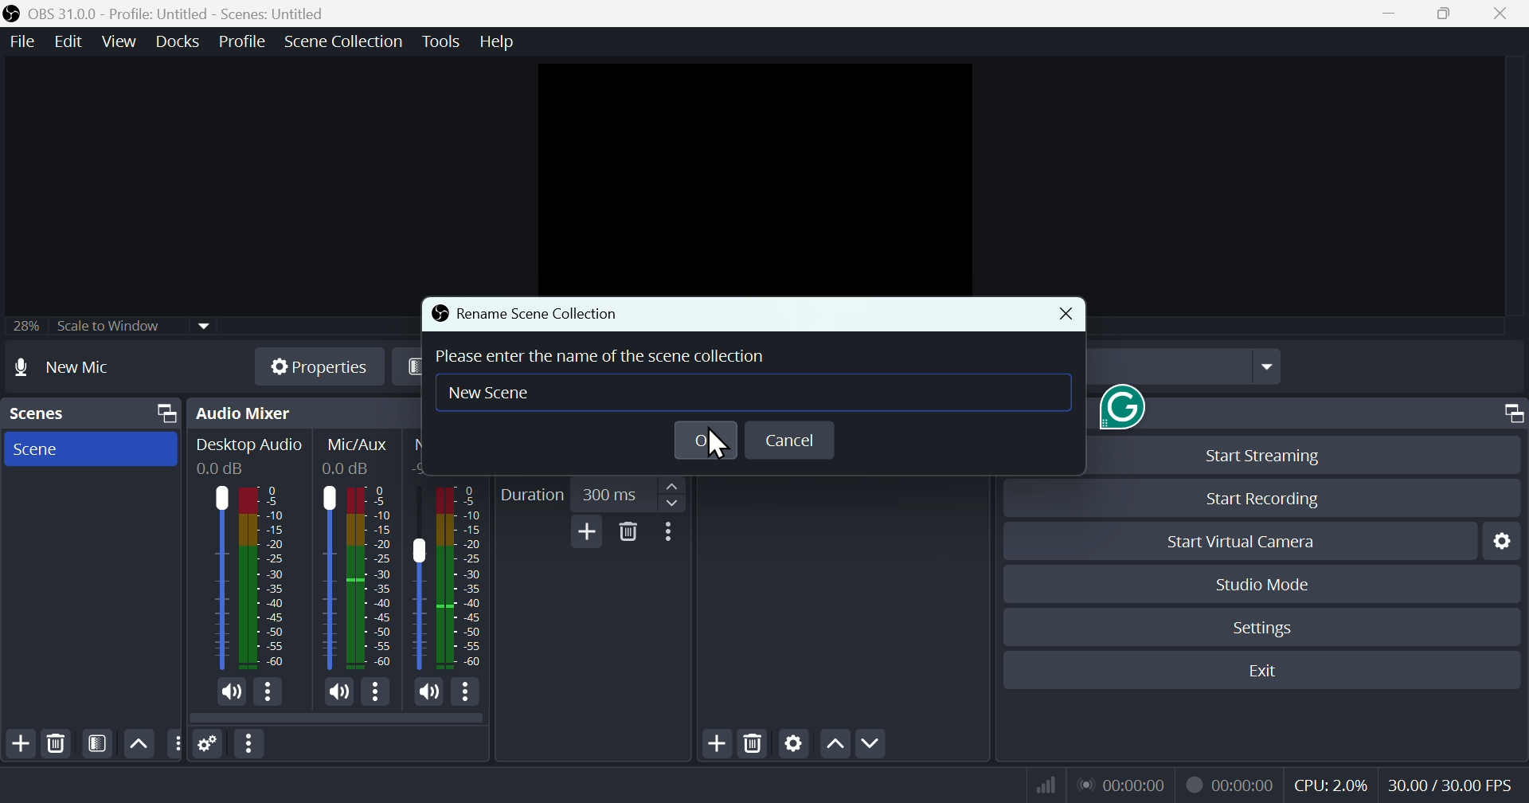  Describe the element at coordinates (90, 413) in the screenshot. I see `Scenes` at that location.